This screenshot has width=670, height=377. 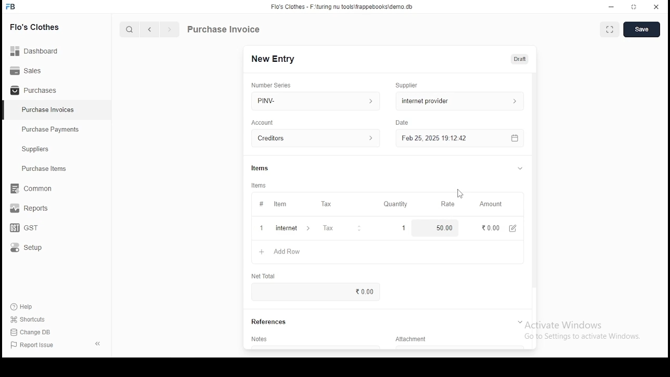 I want to click on supplier, so click(x=457, y=101).